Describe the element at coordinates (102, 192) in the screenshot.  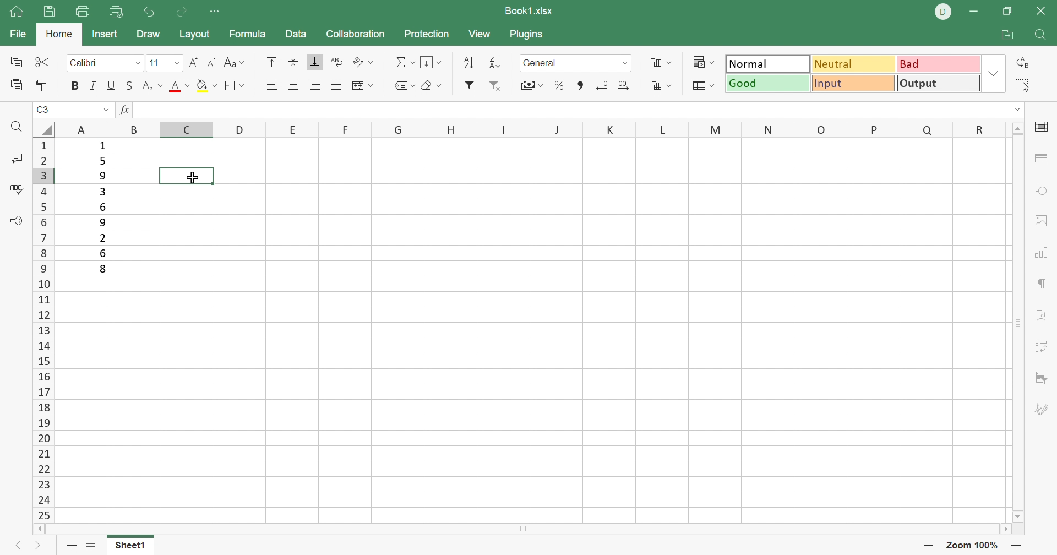
I see `3` at that location.